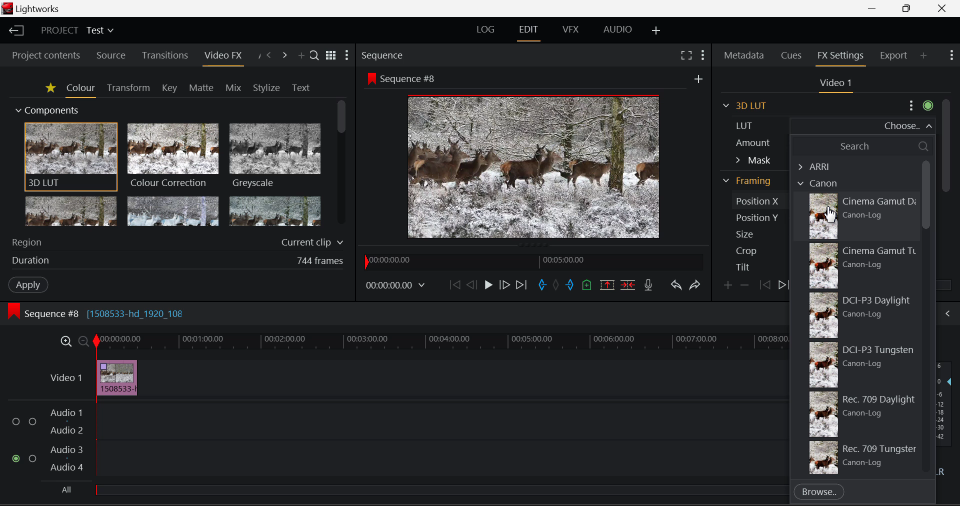  I want to click on Cursor on Cinema Gamut Daylight, so click(854, 216).